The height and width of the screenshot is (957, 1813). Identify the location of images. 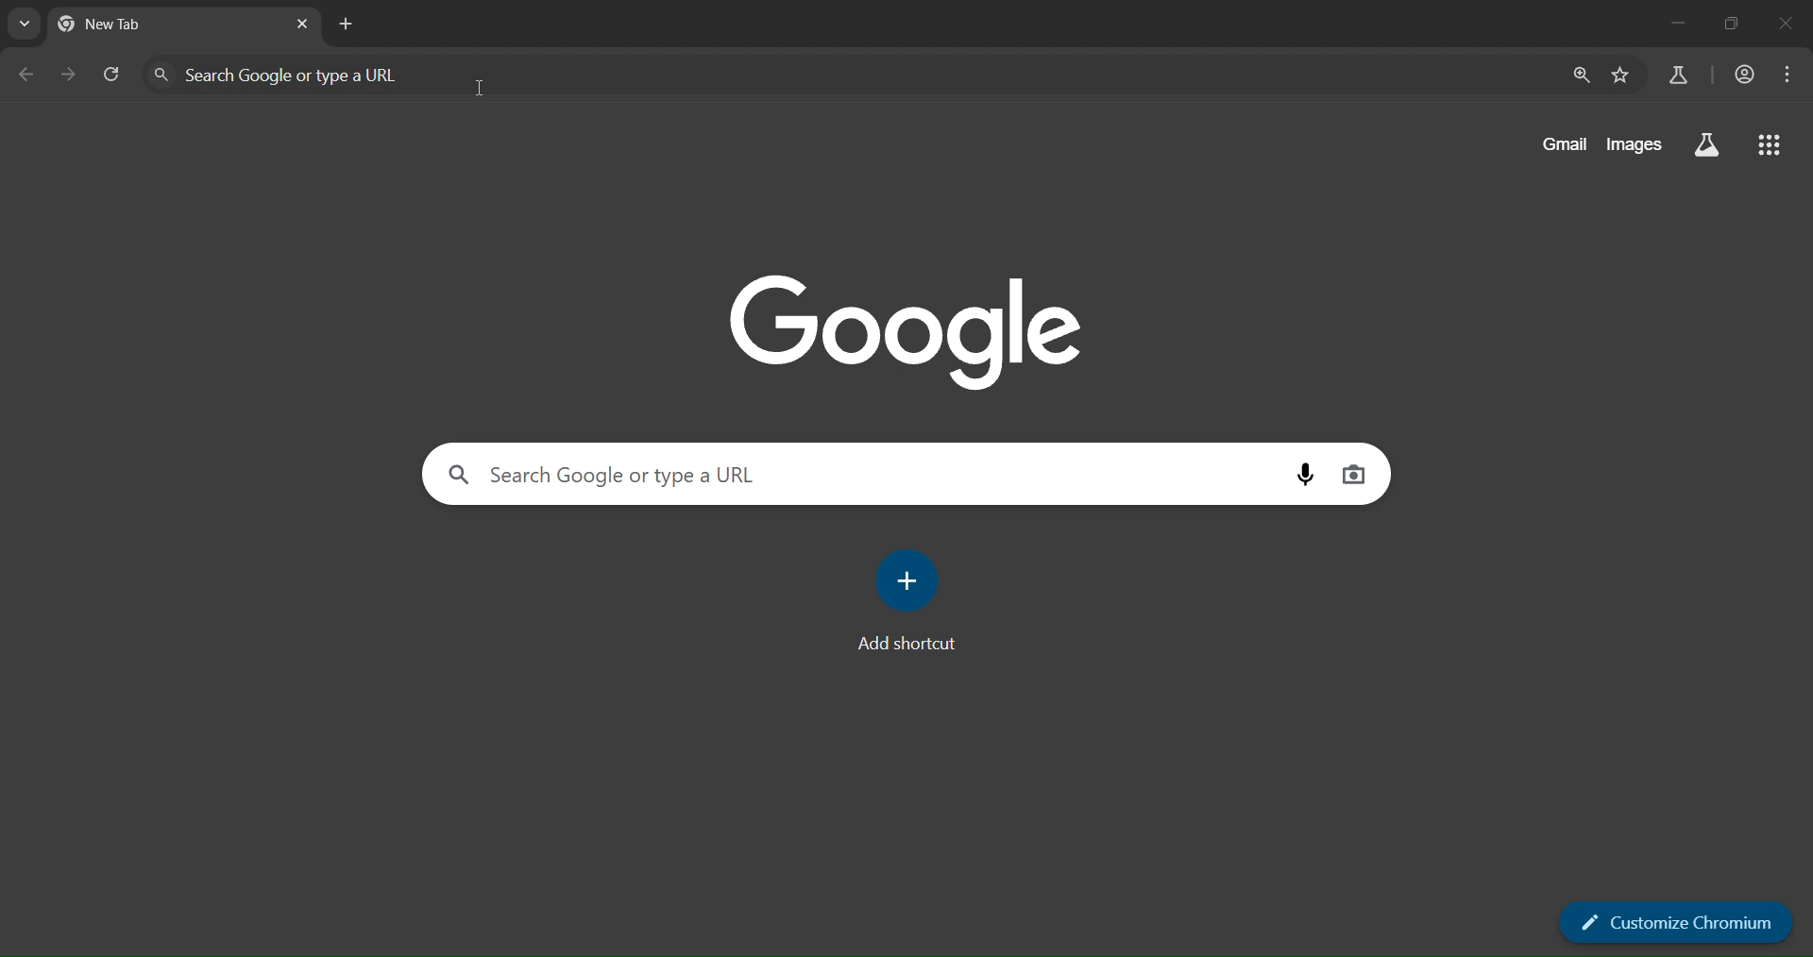
(1635, 146).